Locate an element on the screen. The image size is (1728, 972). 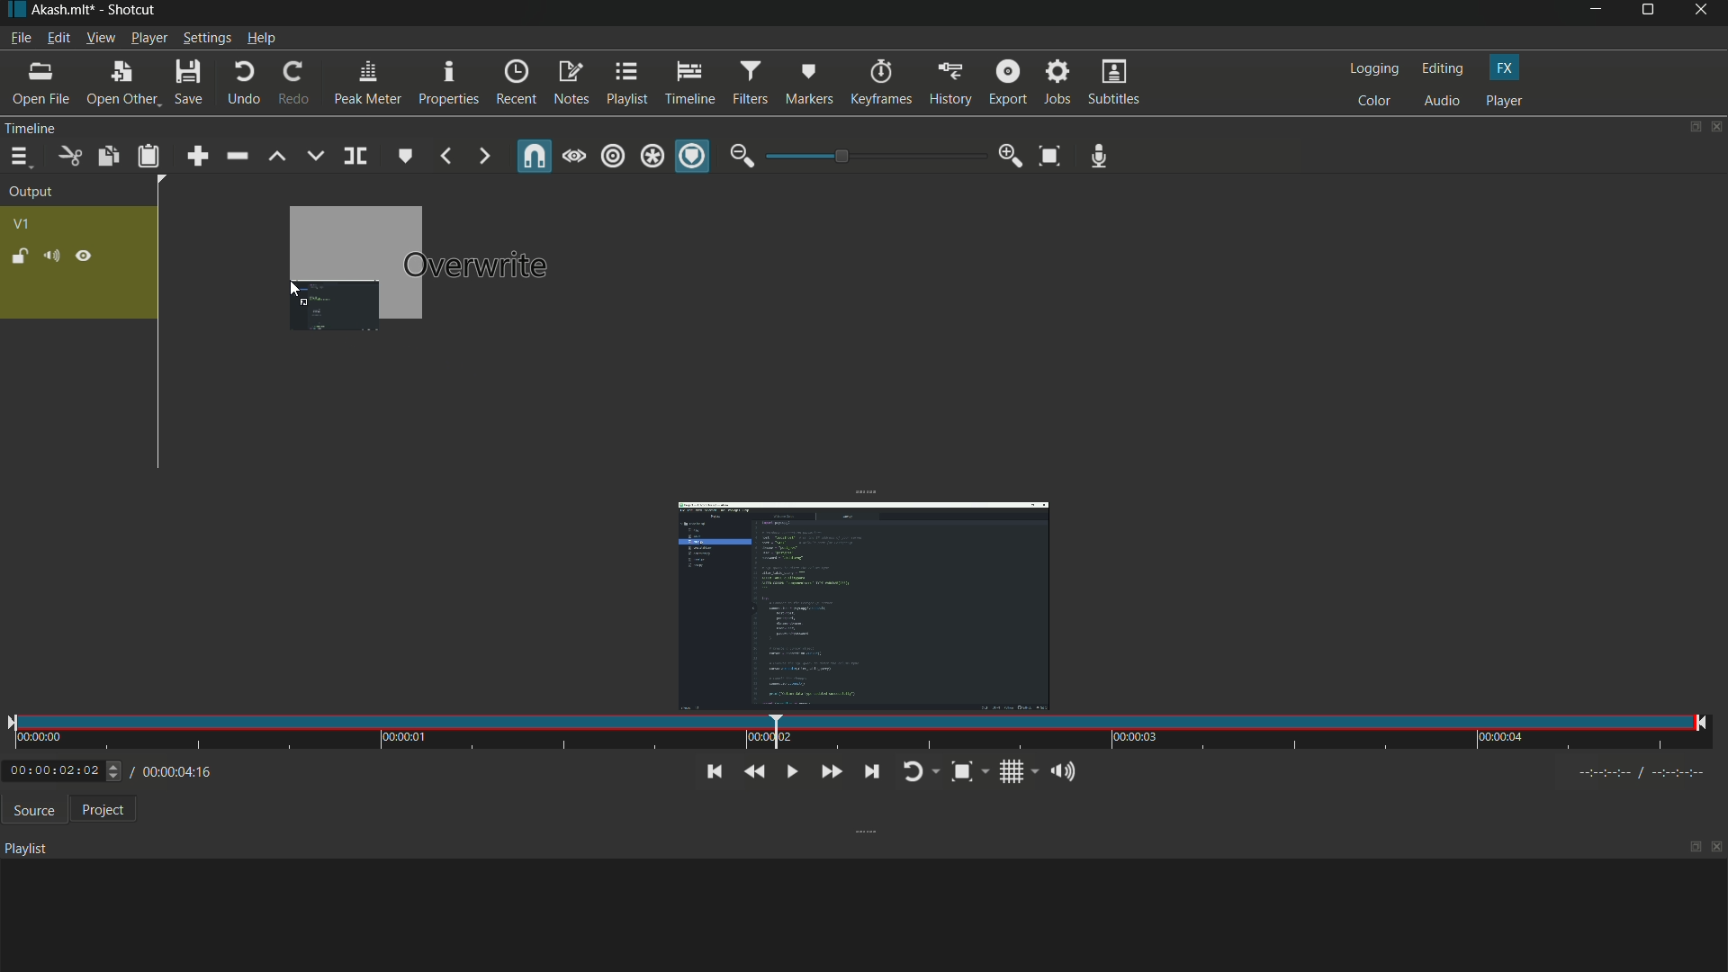
save is located at coordinates (187, 83).